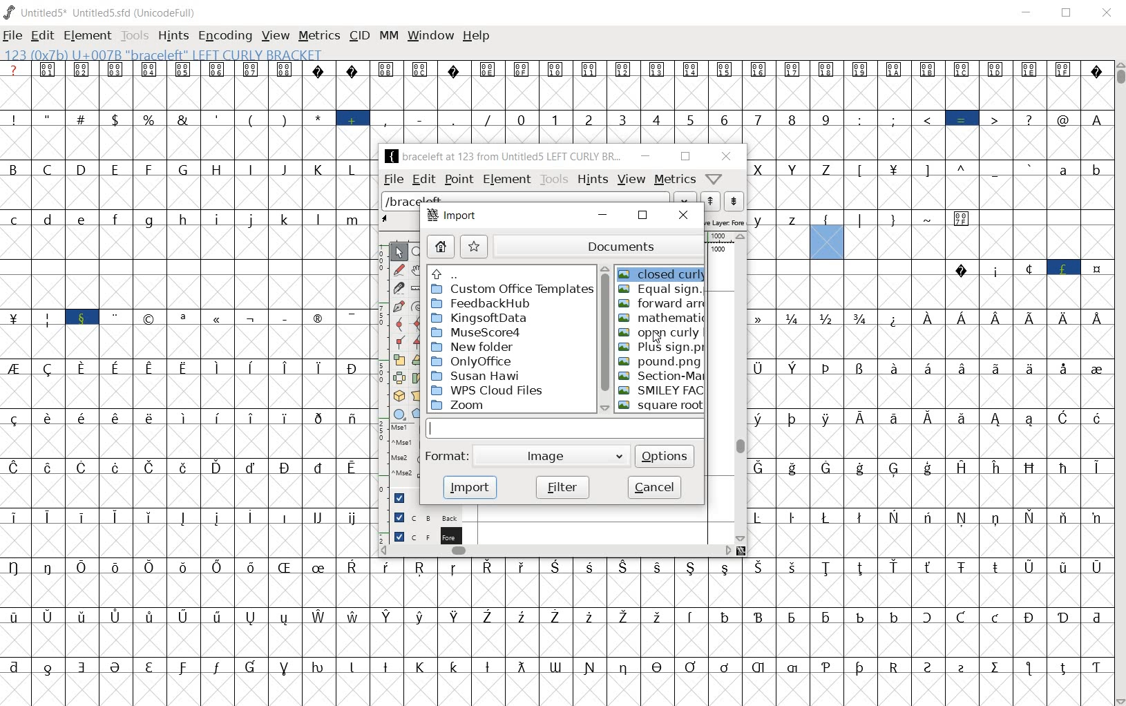 The height and width of the screenshot is (706, 1126). I want to click on MuseSCore, so click(477, 332).